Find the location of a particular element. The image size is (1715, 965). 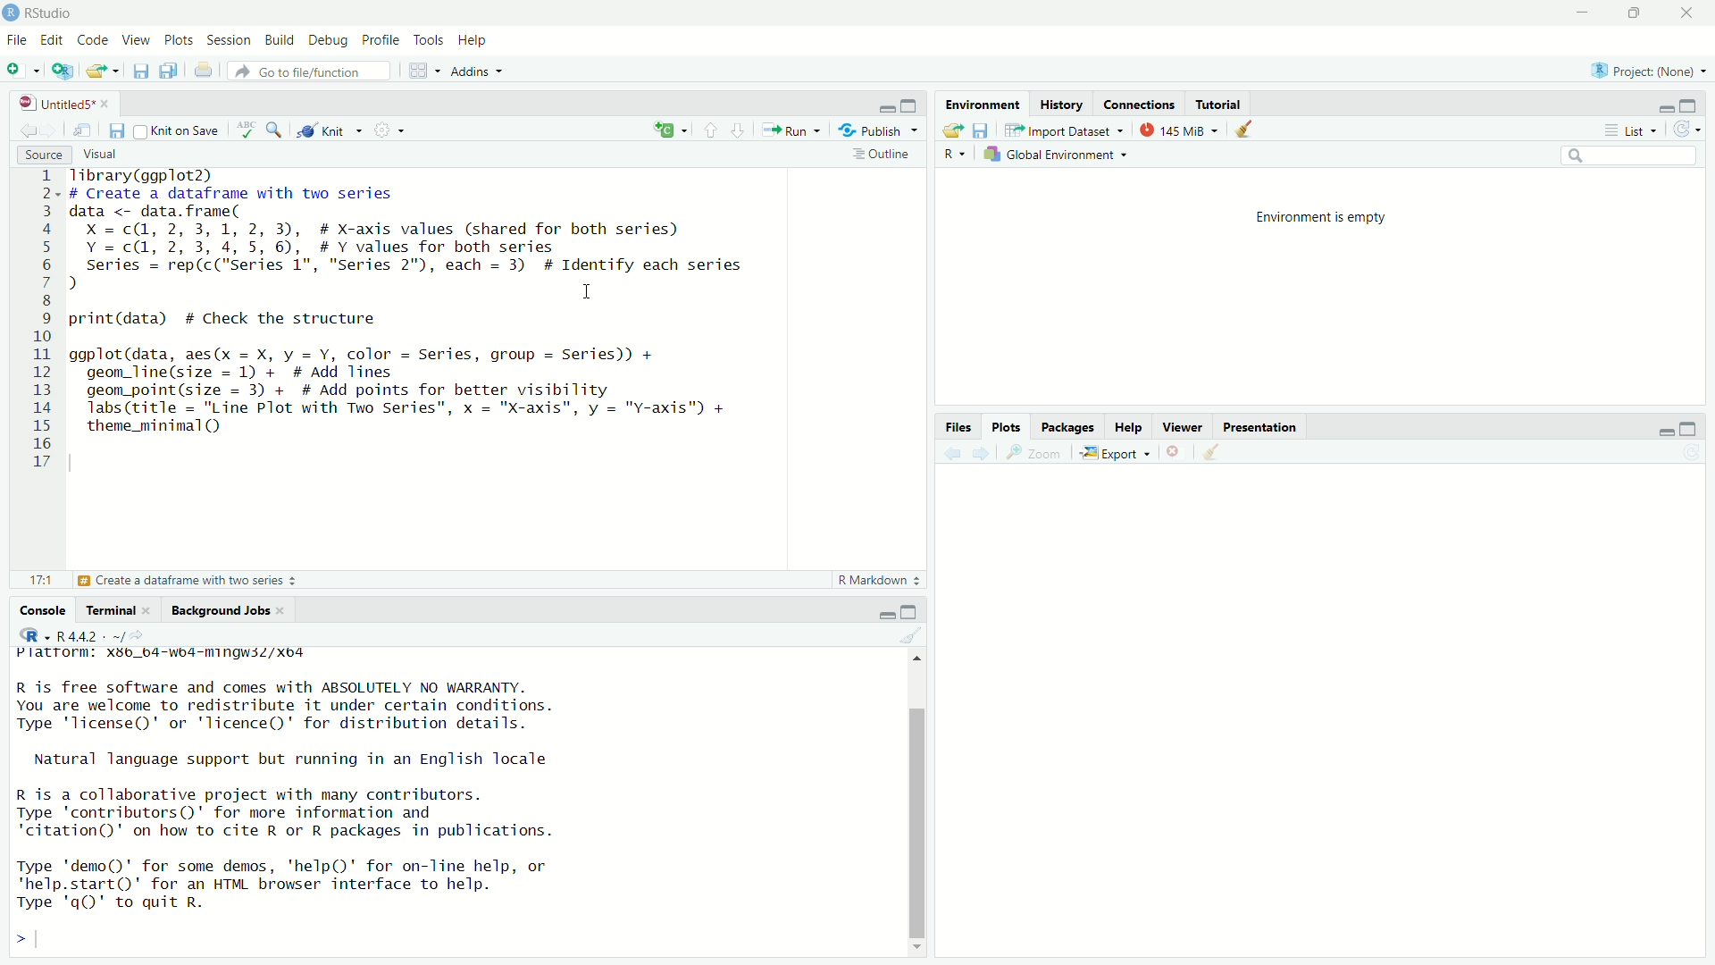

Platform.xbb_b4 "" R is free software and comes with ABSOLUTELY NO WARRANTY.You are welcome to redistribute it under certain conditions.Type "license" or 'licence()' for distribution details.Natural language support but running in an English localeR is a collaborative project with many contributors.Type 'contributors()' for more information and"citation()" on how to cite R or R packages in publications.Type "demo()' for some demos, 'help()' for on-line help, or quit R is located at coordinates (309, 779).